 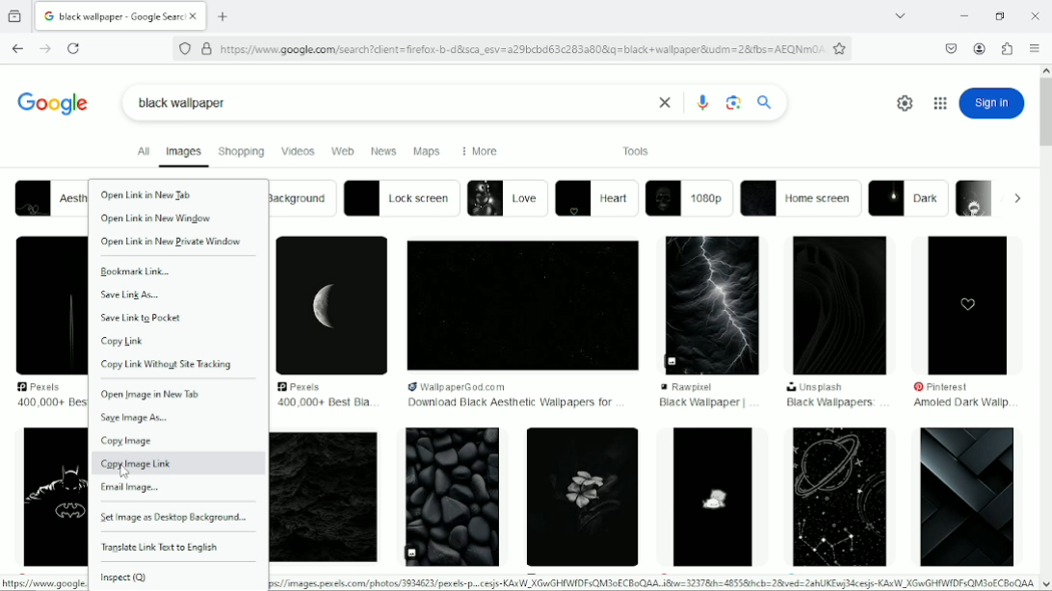 I want to click on copy link, so click(x=123, y=342).